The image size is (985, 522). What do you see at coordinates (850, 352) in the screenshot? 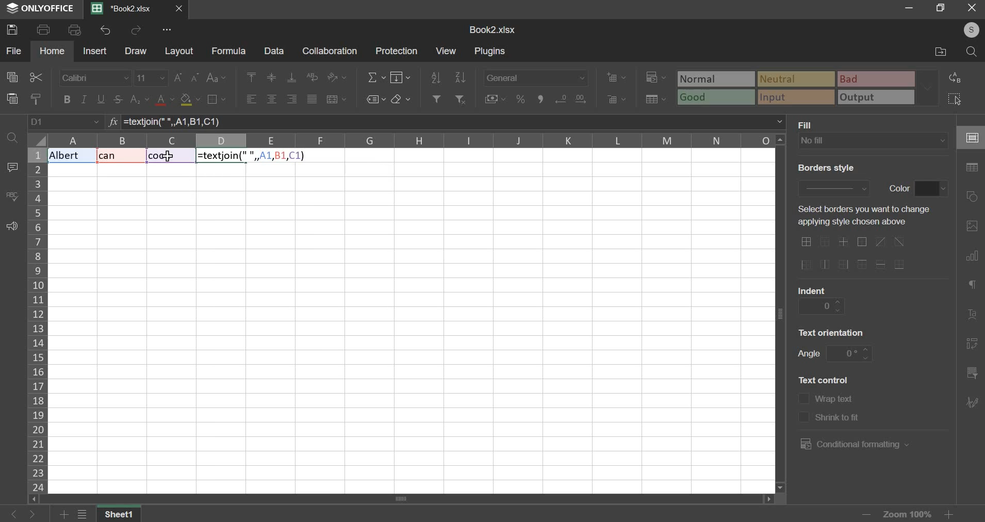
I see `angle` at bounding box center [850, 352].